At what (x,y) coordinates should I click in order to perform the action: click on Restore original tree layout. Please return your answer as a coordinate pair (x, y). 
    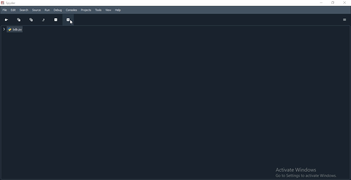
    Looking at the image, I should click on (43, 20).